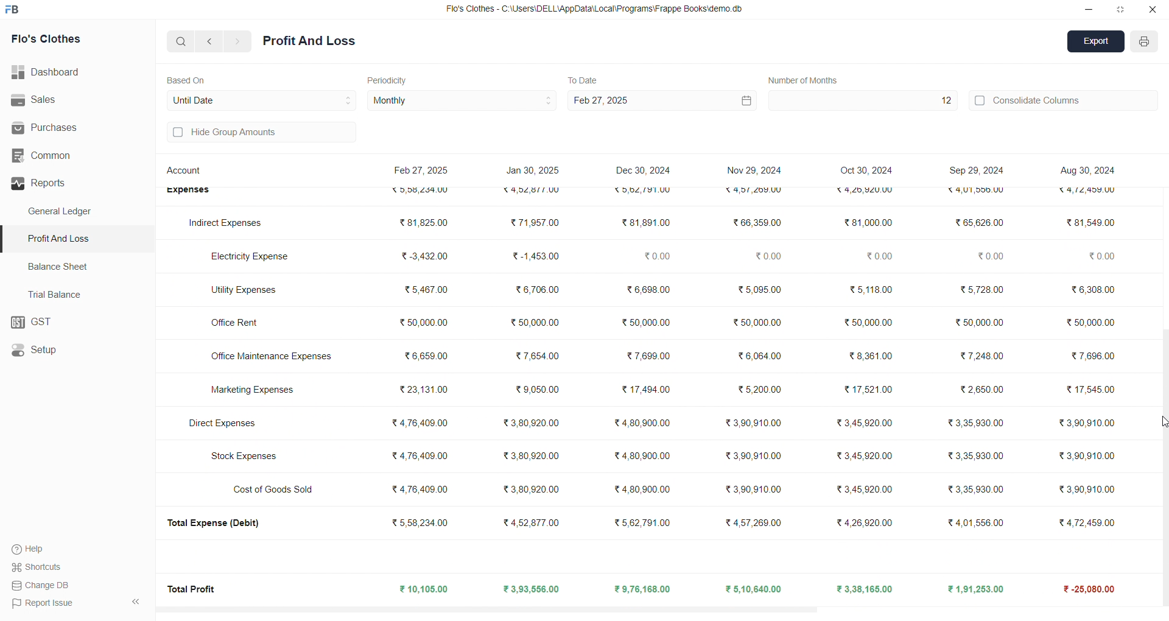  What do you see at coordinates (642, 321) in the screenshot?
I see `₹50,000.00` at bounding box center [642, 321].